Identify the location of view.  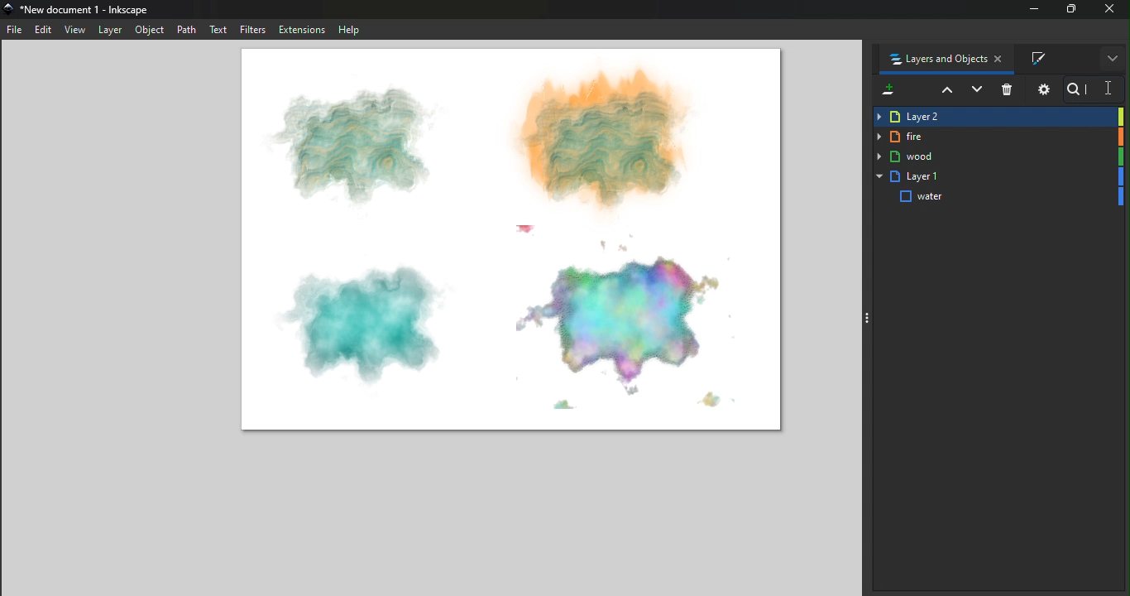
(75, 31).